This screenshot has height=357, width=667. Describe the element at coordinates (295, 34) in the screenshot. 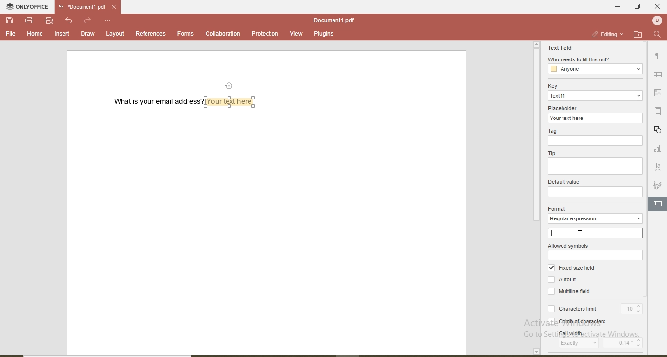

I see `view` at that location.